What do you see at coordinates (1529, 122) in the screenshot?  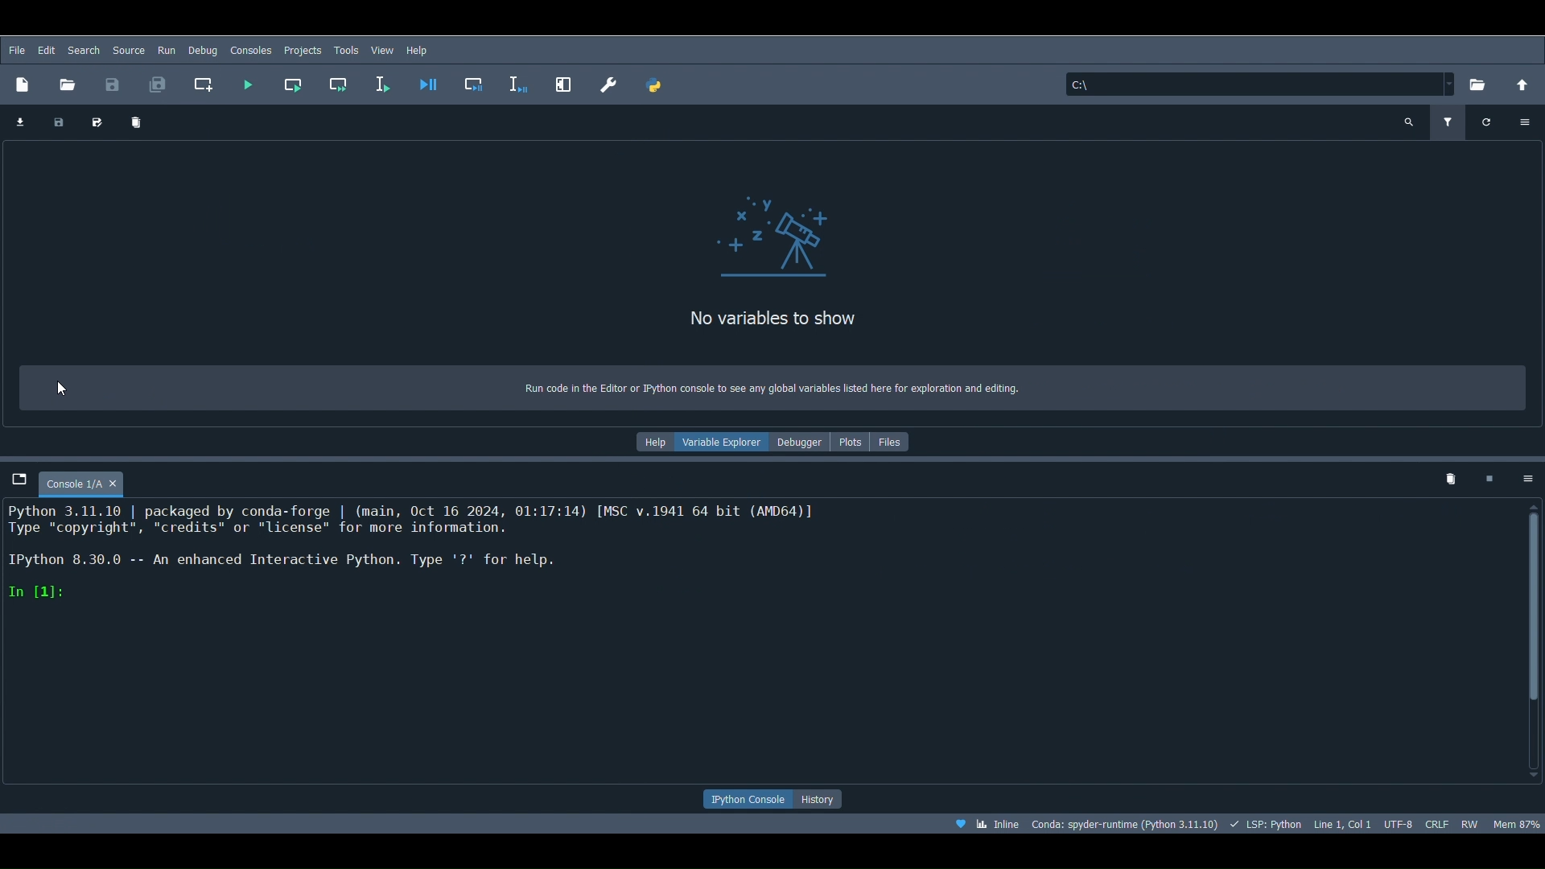 I see `Options` at bounding box center [1529, 122].